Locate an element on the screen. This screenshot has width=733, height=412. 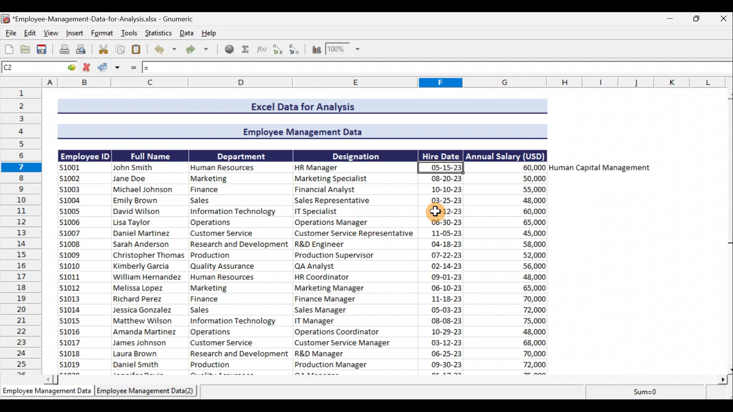
Sheet 2 is located at coordinates (149, 393).